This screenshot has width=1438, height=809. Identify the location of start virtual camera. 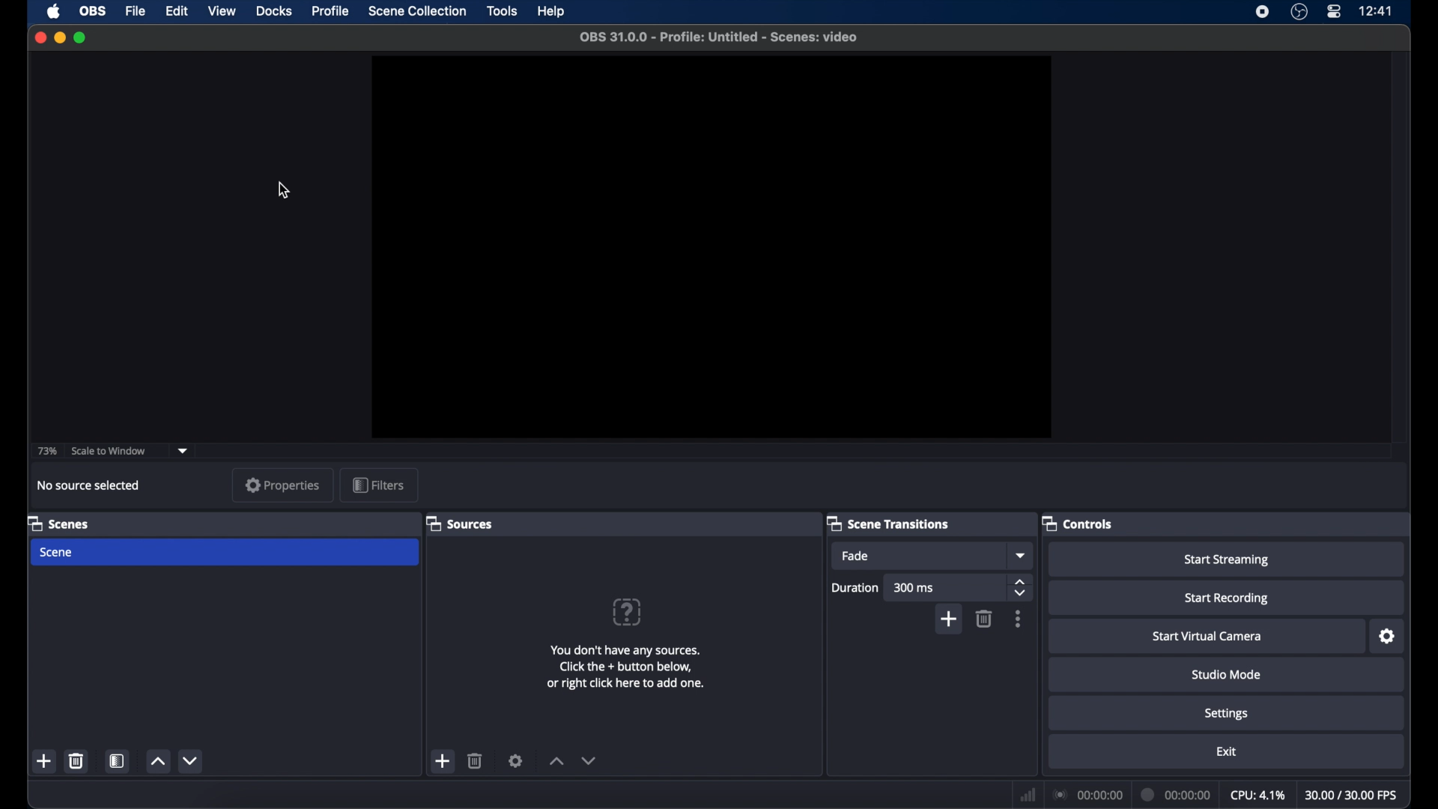
(1227, 637).